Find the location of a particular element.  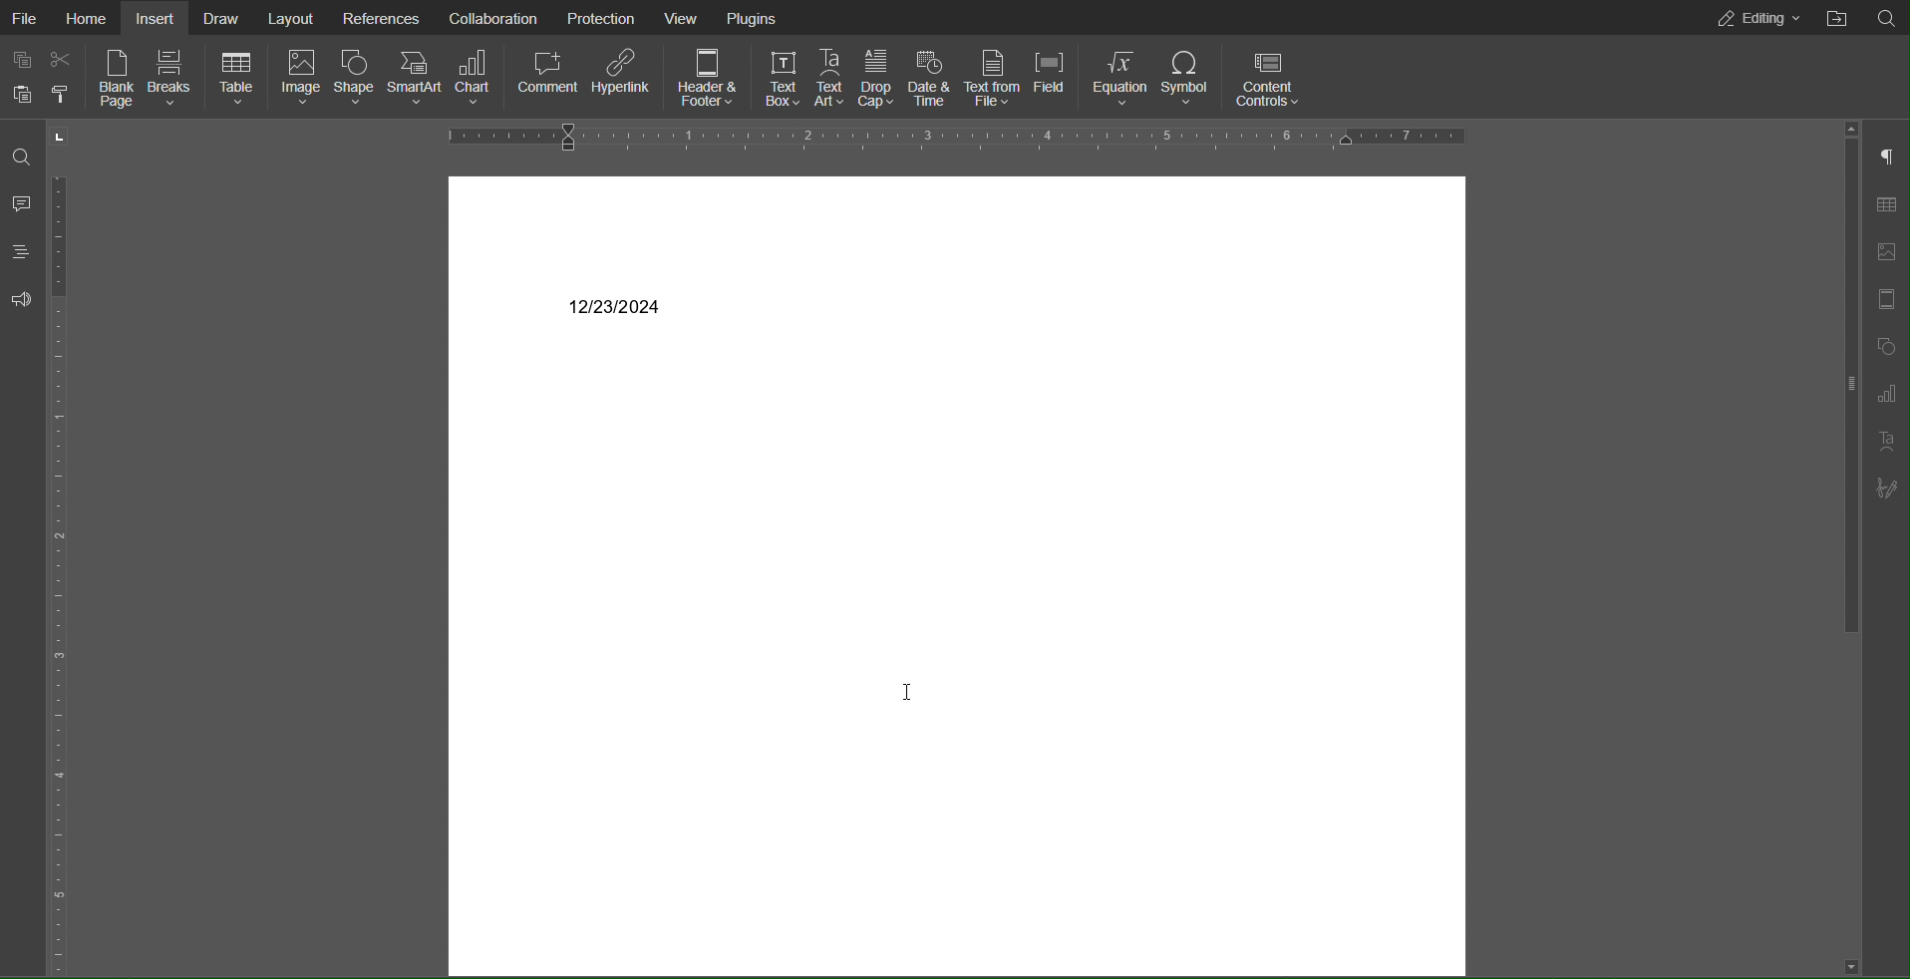

Graph Settings is located at coordinates (1892, 395).